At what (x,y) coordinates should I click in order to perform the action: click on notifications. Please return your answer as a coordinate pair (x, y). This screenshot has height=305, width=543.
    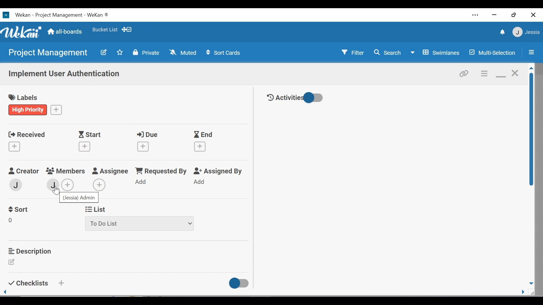
    Looking at the image, I should click on (501, 33).